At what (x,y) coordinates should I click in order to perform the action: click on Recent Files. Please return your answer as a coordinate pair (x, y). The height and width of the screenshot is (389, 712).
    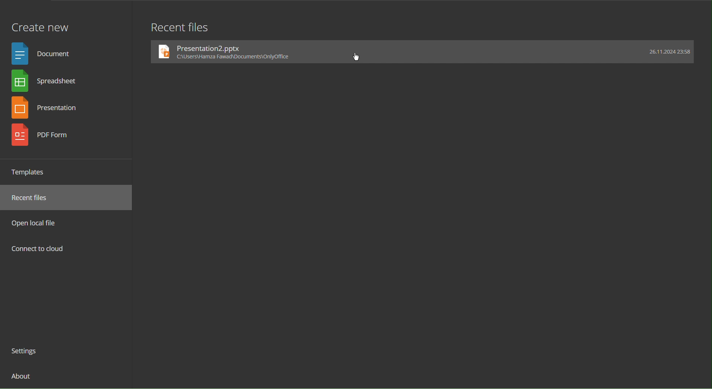
    Looking at the image, I should click on (34, 198).